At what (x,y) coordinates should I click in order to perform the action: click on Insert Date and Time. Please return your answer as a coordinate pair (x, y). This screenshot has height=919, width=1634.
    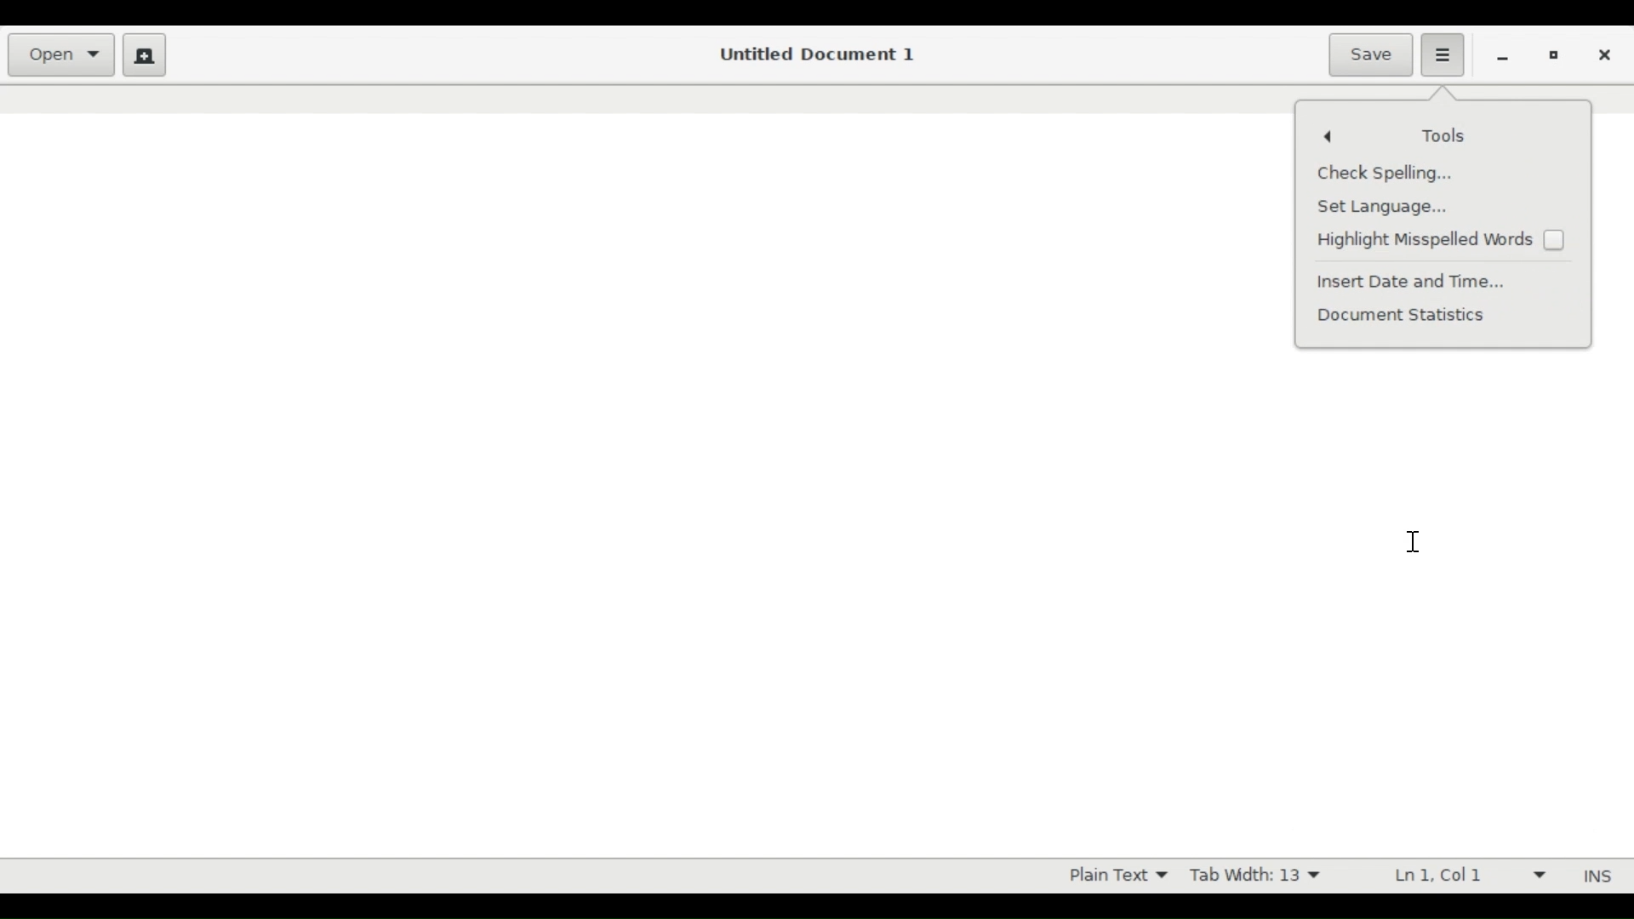
    Looking at the image, I should click on (1411, 281).